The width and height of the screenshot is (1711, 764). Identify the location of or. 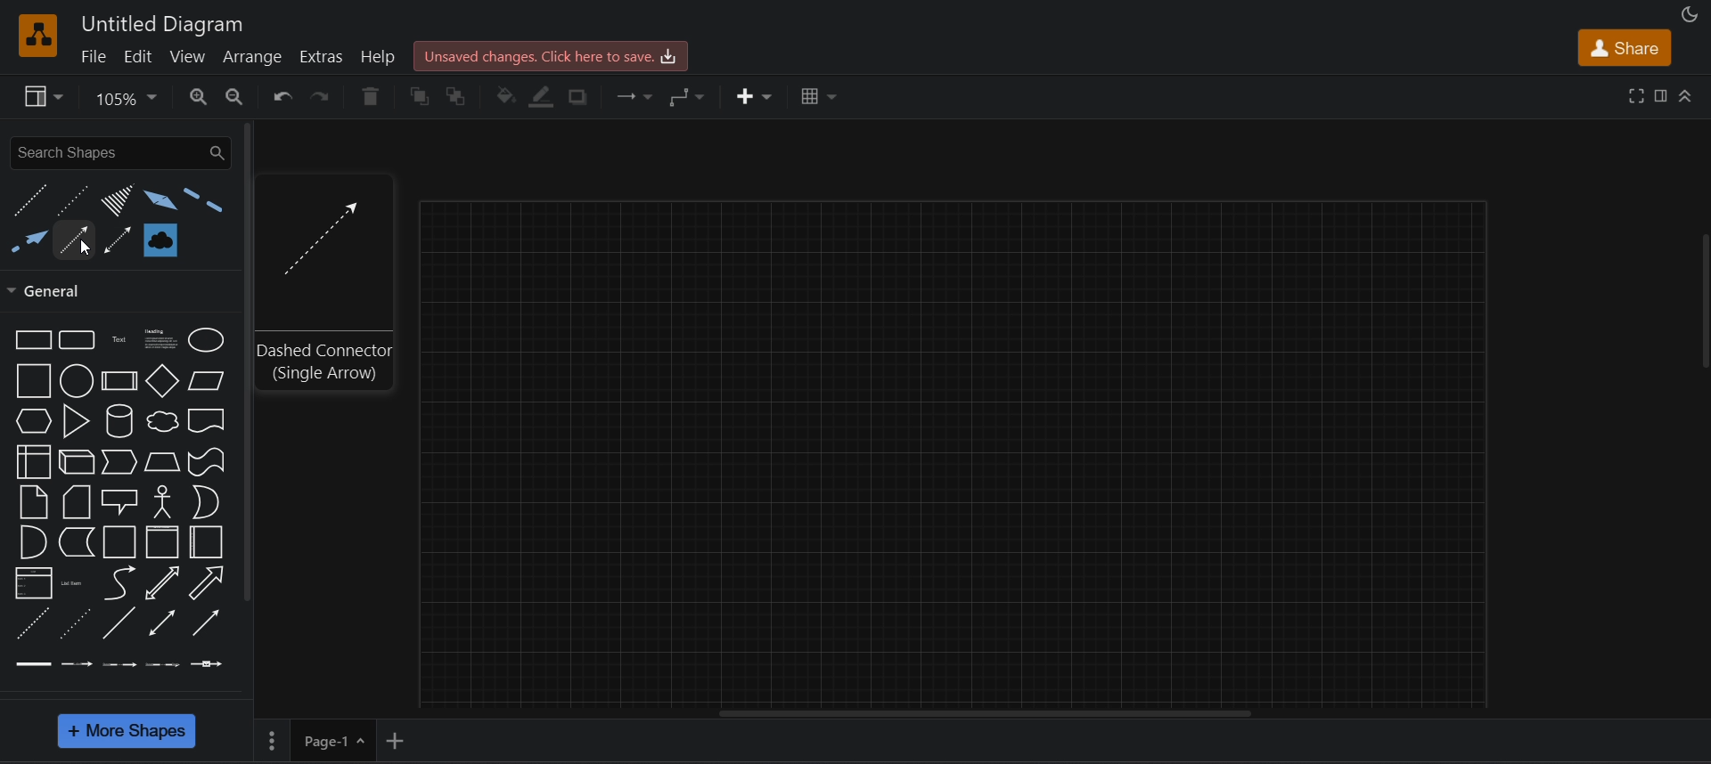
(205, 503).